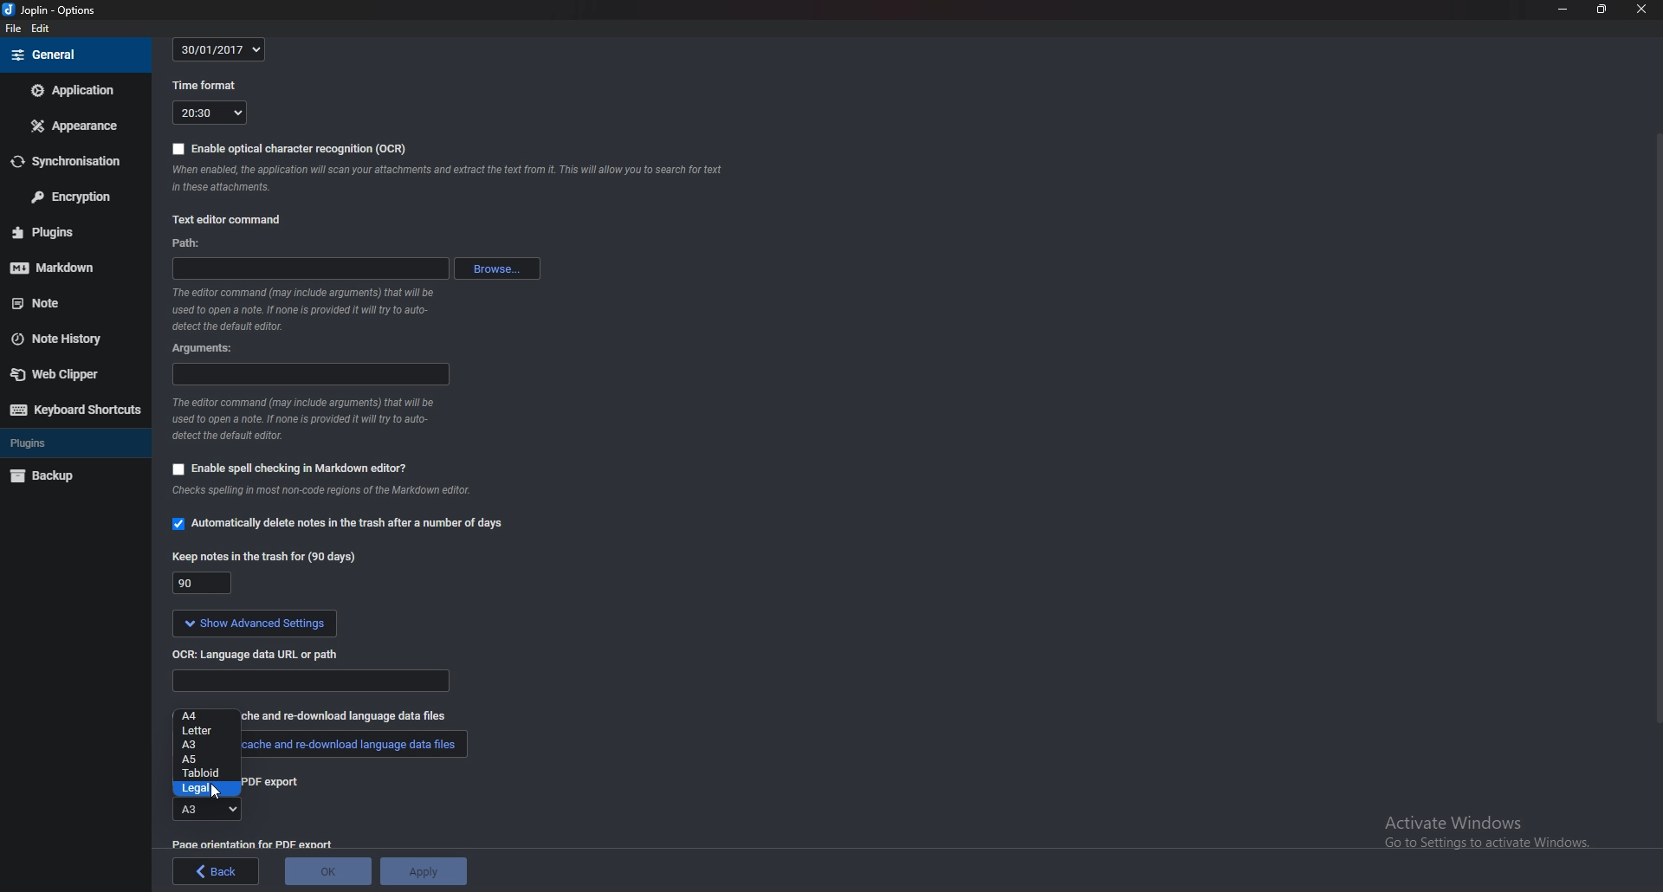  Describe the element at coordinates (361, 717) in the screenshot. I see `and re-download language data files` at that location.